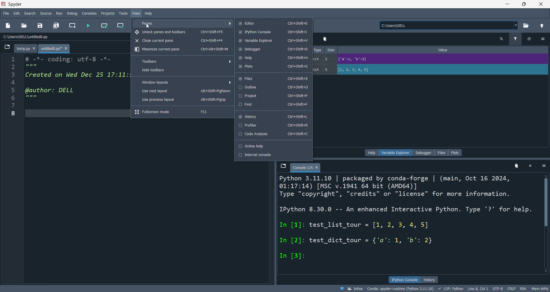  What do you see at coordinates (544, 166) in the screenshot?
I see `options` at bounding box center [544, 166].